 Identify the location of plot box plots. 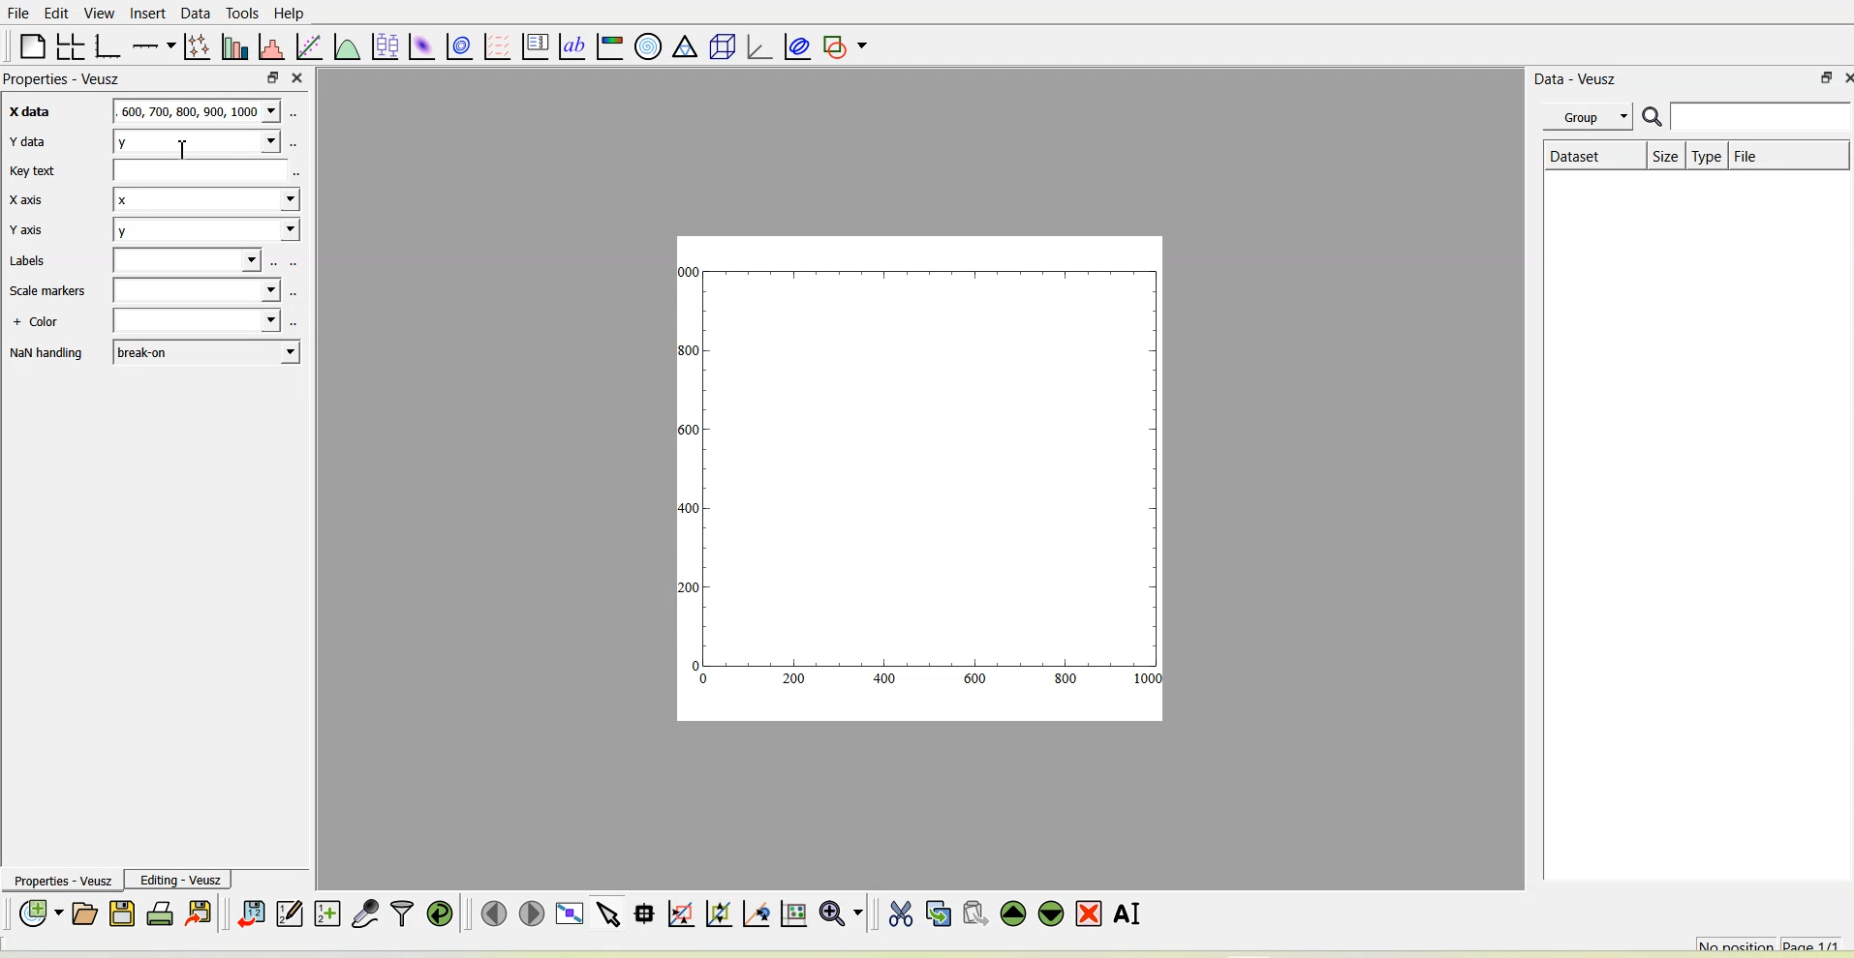
(385, 45).